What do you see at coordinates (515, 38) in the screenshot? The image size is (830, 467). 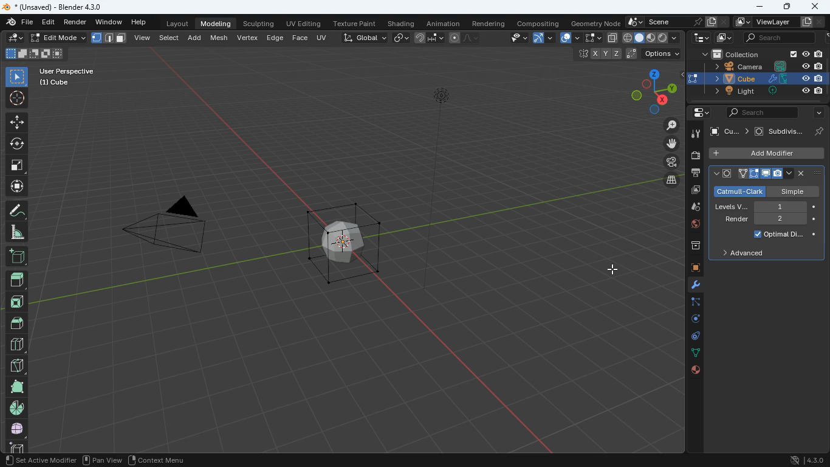 I see `view` at bounding box center [515, 38].